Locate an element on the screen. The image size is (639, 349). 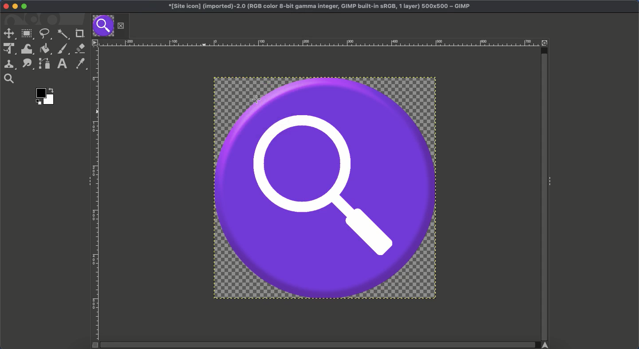
Text is located at coordinates (62, 64).